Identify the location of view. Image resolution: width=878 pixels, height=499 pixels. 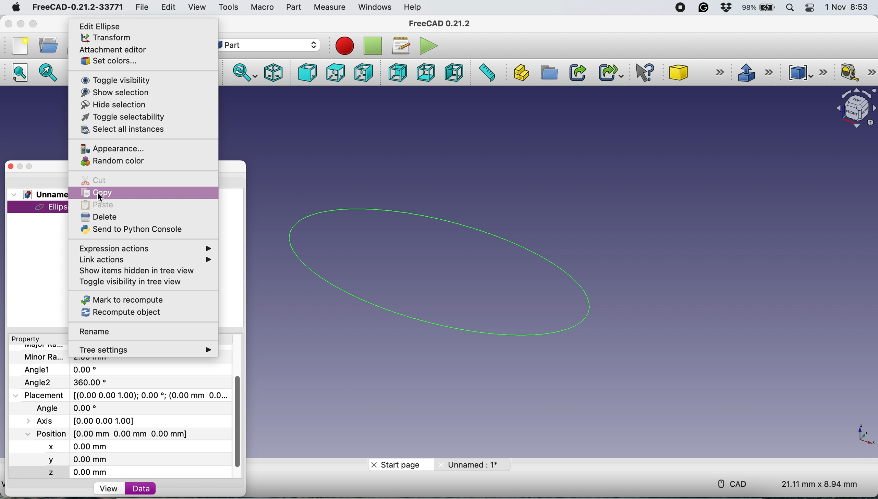
(112, 489).